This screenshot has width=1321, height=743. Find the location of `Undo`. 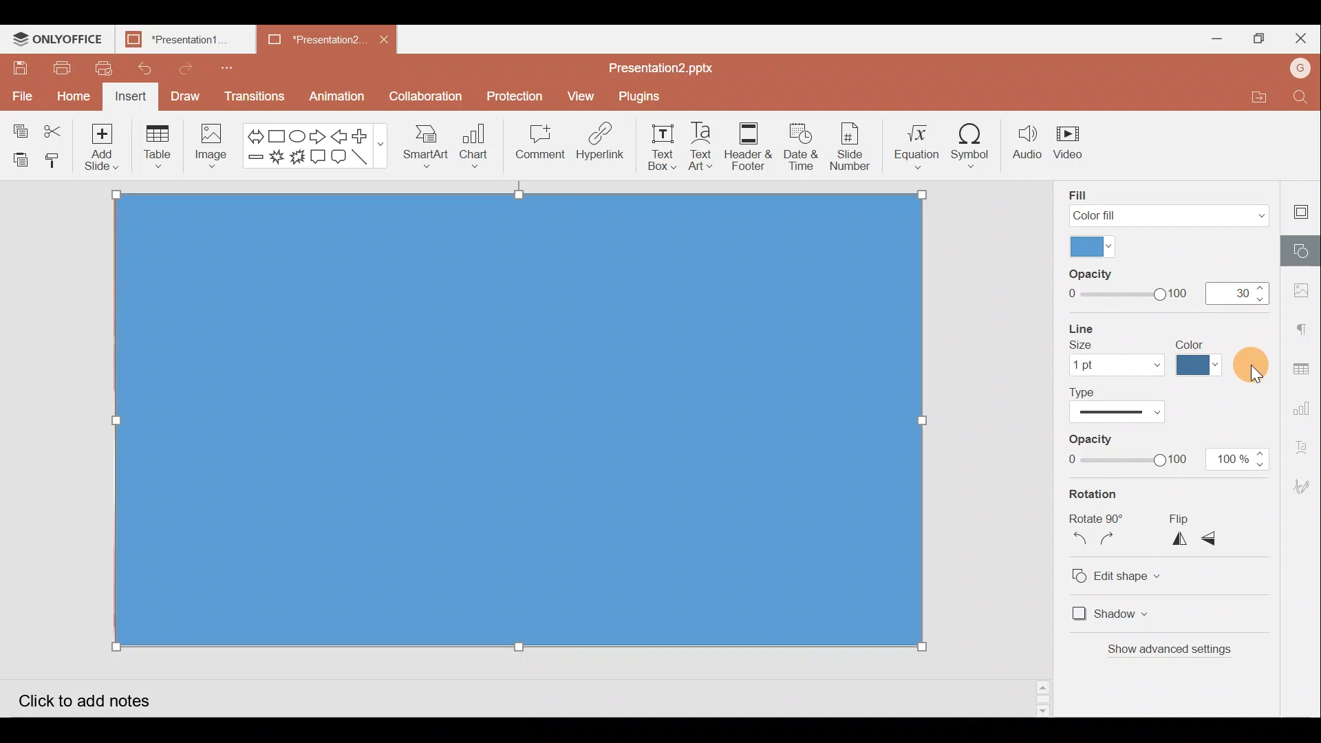

Undo is located at coordinates (145, 69).